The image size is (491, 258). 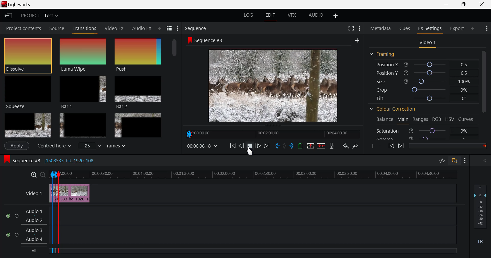 What do you see at coordinates (60, 213) in the screenshot?
I see `Segment Out Mark` at bounding box center [60, 213].